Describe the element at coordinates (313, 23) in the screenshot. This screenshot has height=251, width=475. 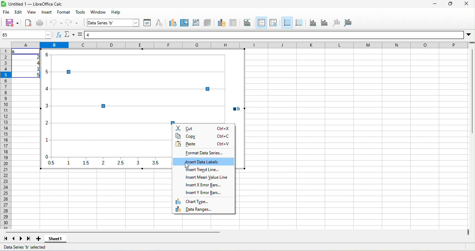
I see `x axis` at that location.